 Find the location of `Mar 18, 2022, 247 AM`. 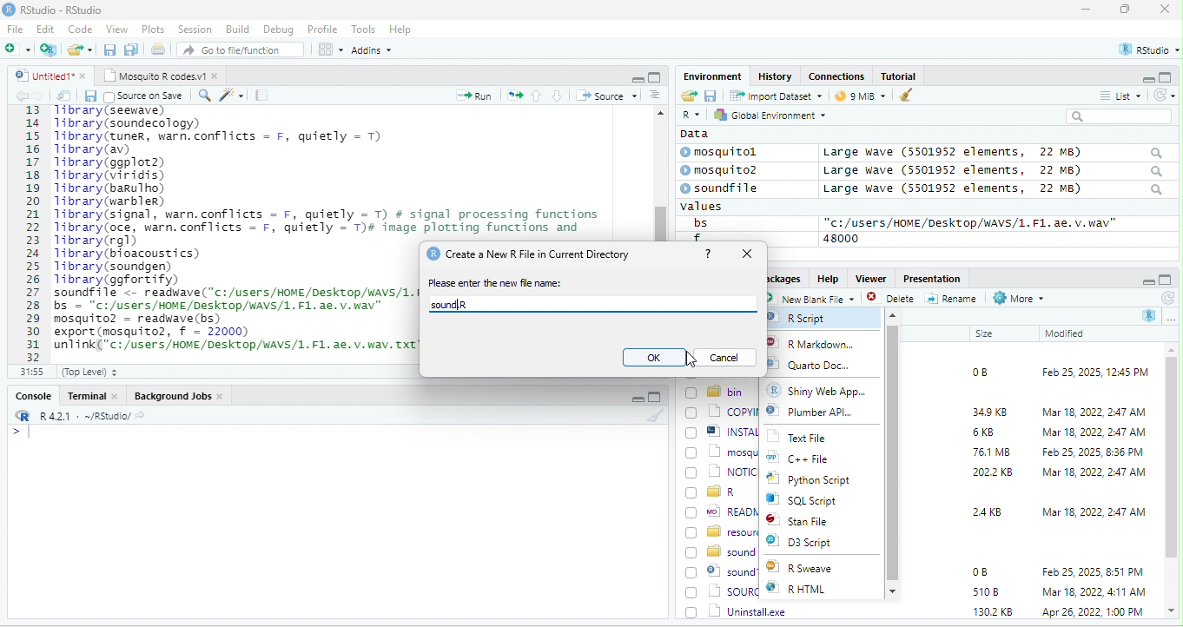

Mar 18, 2022, 247 AM is located at coordinates (1094, 412).